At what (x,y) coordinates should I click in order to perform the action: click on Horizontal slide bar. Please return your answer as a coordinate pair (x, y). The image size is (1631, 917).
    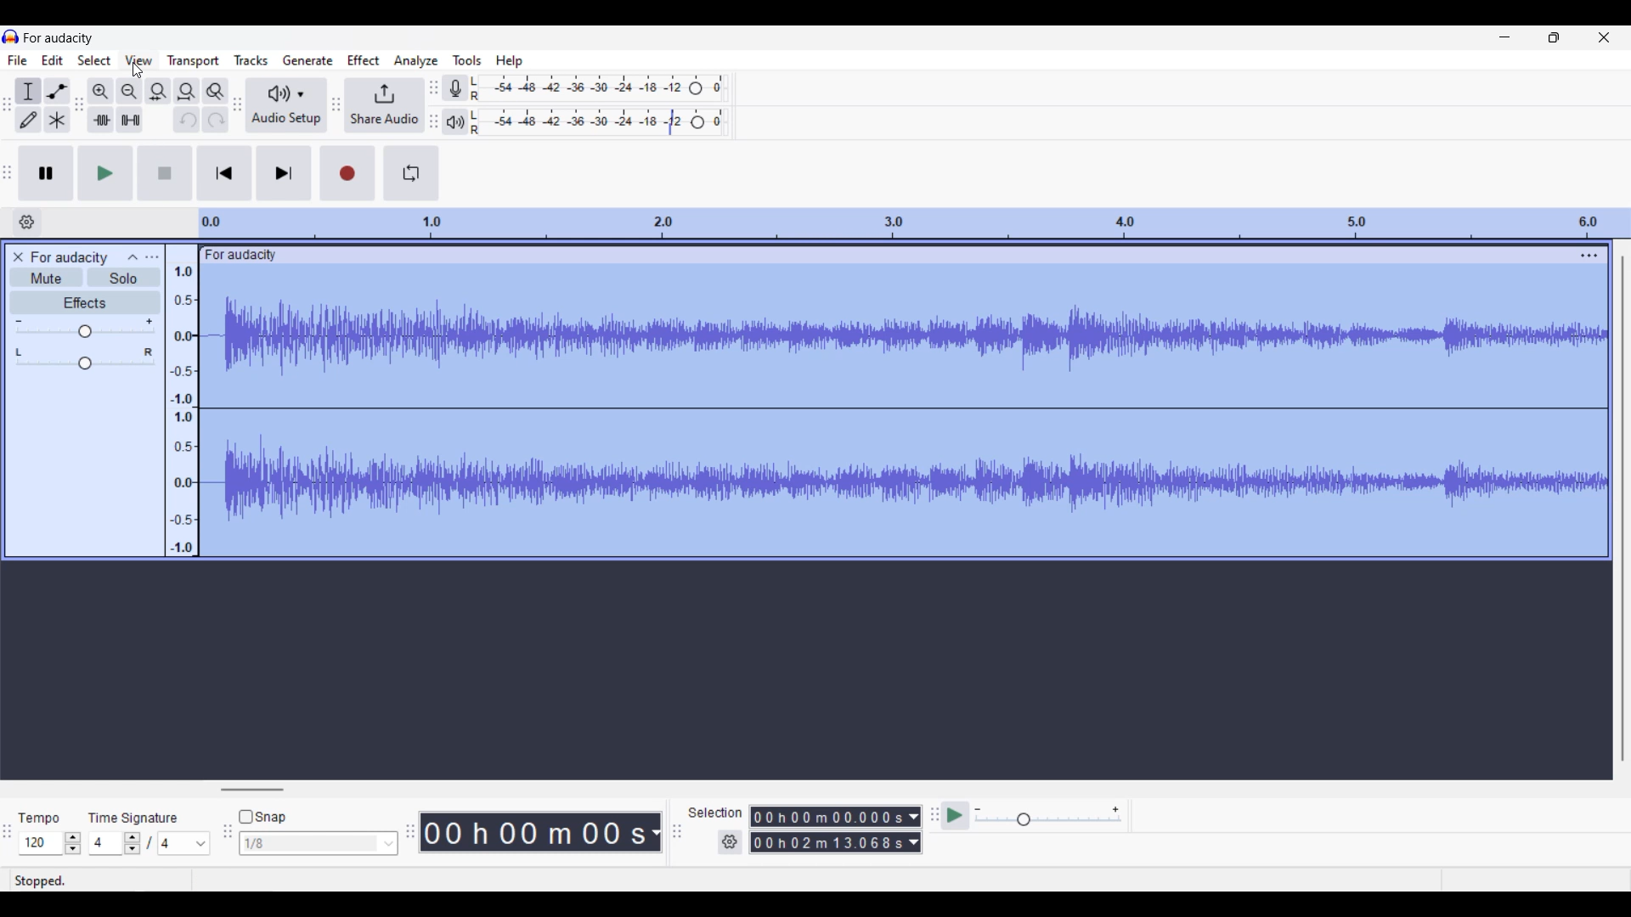
    Looking at the image, I should click on (252, 790).